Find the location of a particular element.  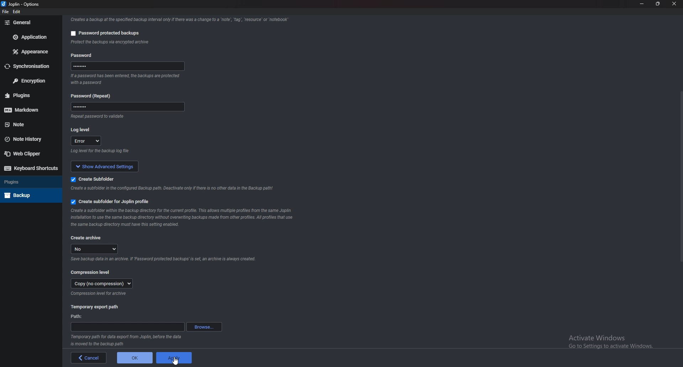

log level is located at coordinates (83, 129).